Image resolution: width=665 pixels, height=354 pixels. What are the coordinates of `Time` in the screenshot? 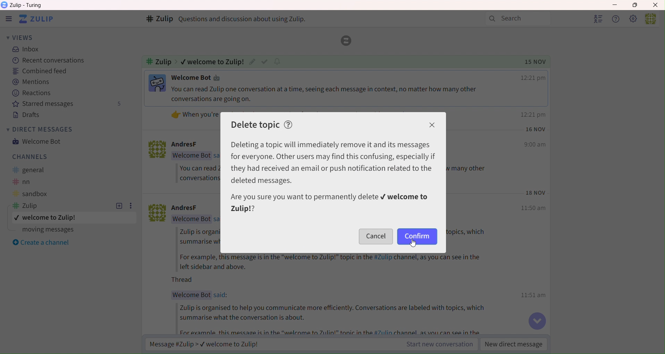 It's located at (533, 78).